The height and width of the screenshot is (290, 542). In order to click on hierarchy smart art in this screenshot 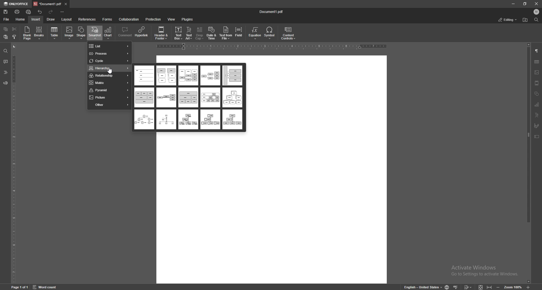, I will do `click(188, 97)`.